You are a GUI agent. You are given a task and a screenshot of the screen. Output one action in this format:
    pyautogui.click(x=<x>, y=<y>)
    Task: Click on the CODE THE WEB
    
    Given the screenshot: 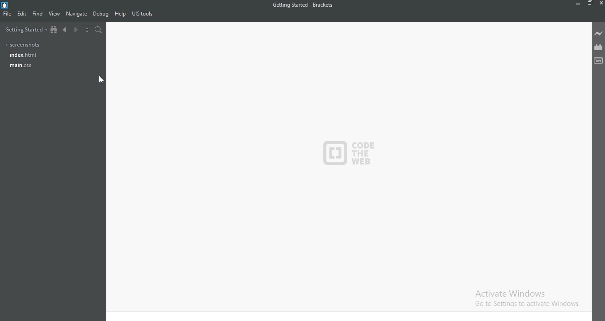 What is the action you would take?
    pyautogui.click(x=352, y=150)
    